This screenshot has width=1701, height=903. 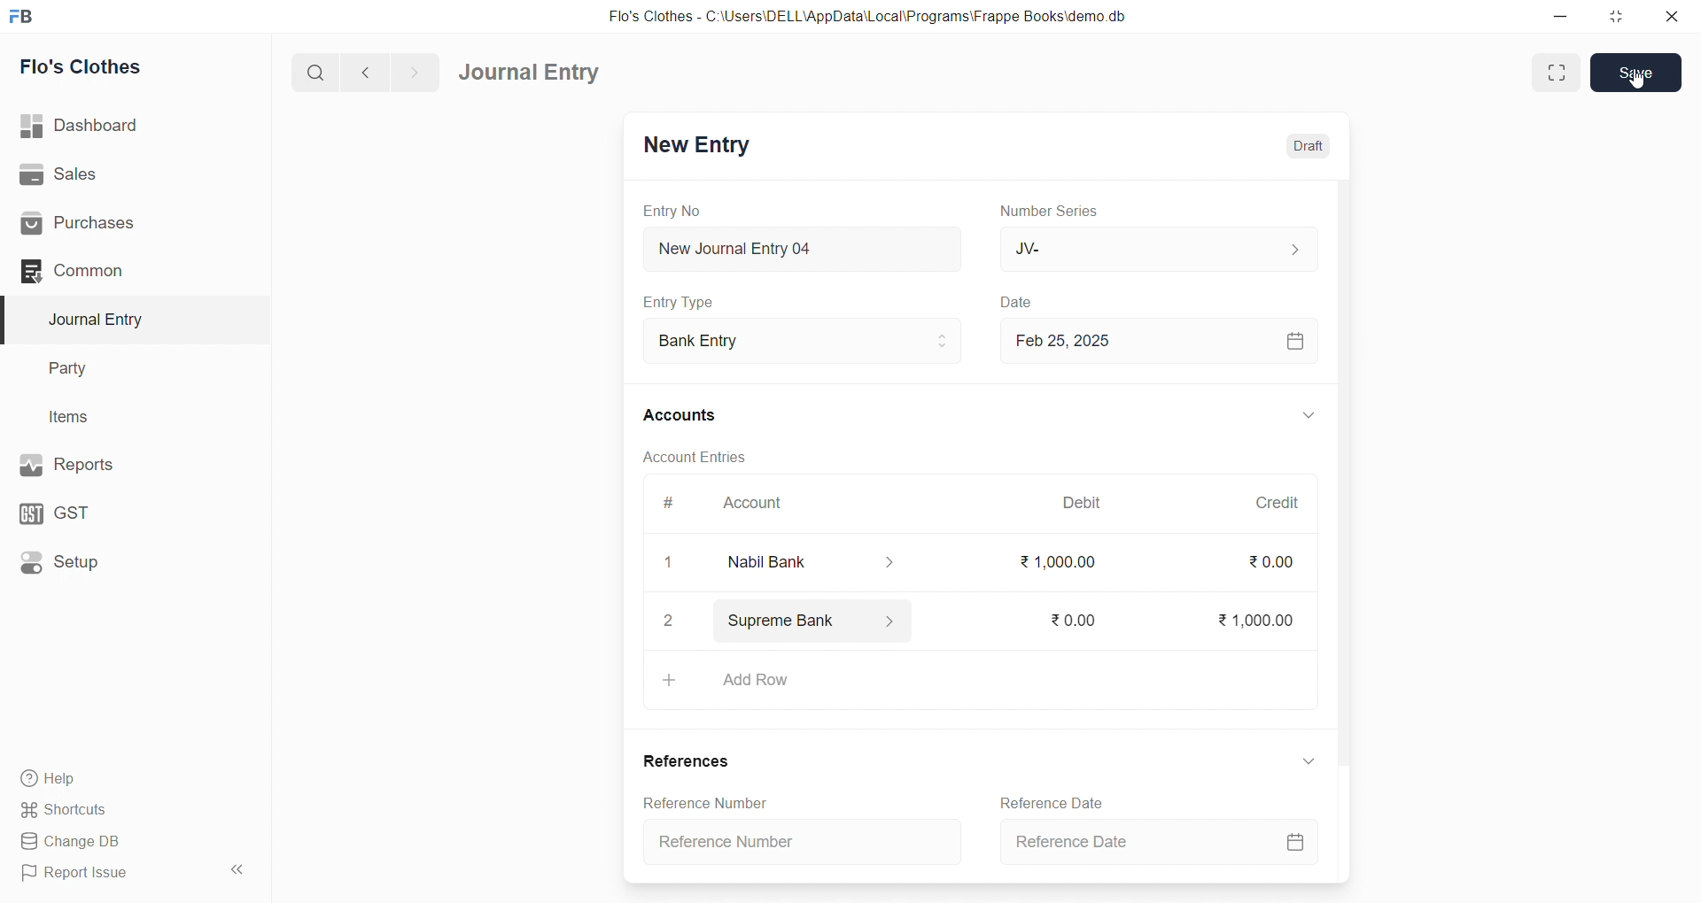 What do you see at coordinates (1637, 84) in the screenshot?
I see `cursor` at bounding box center [1637, 84].